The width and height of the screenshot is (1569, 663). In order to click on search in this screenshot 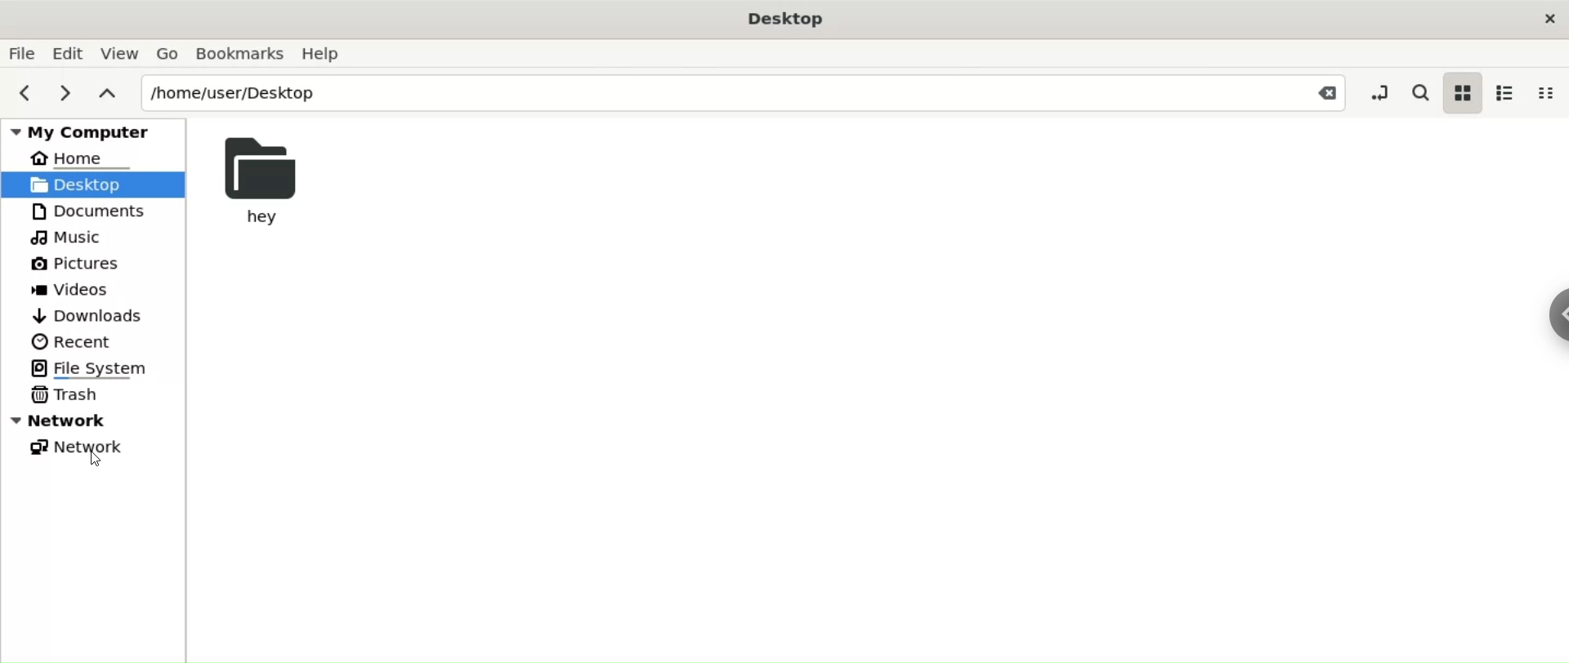, I will do `click(1418, 92)`.